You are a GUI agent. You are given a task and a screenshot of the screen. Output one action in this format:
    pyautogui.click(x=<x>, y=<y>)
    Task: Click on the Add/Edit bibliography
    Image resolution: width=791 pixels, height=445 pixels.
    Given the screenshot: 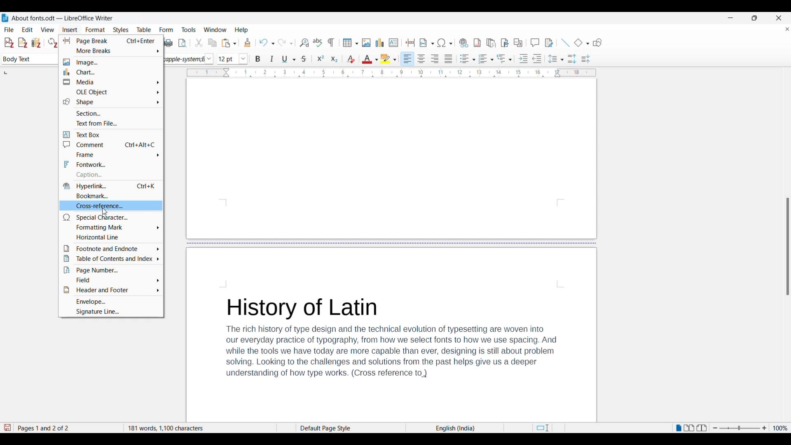 What is the action you would take?
    pyautogui.click(x=36, y=43)
    